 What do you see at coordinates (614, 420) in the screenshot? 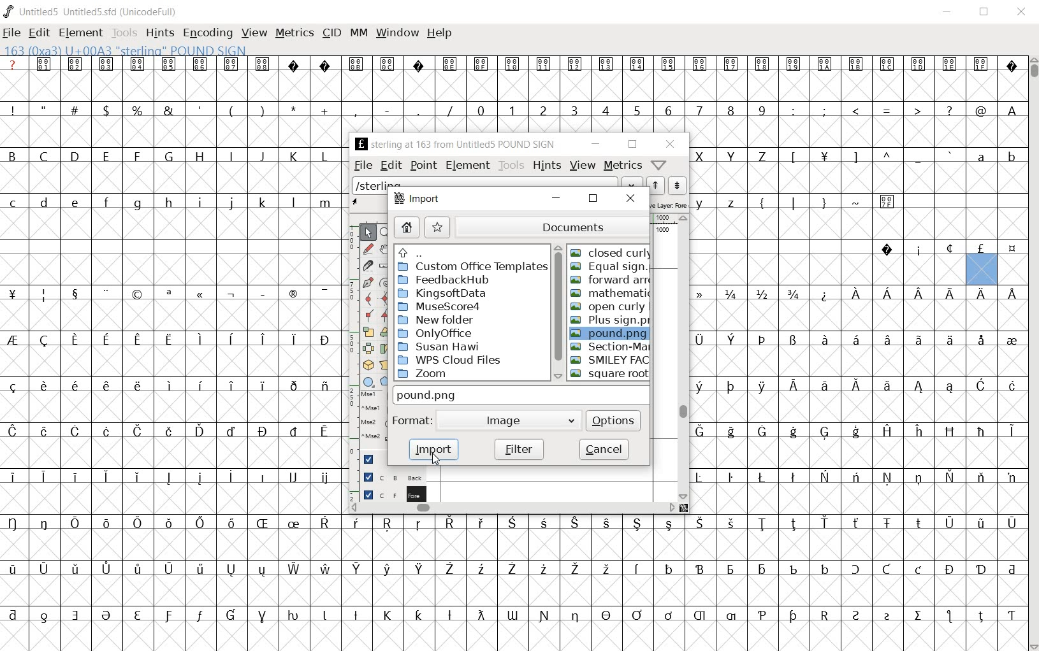
I see `options` at bounding box center [614, 420].